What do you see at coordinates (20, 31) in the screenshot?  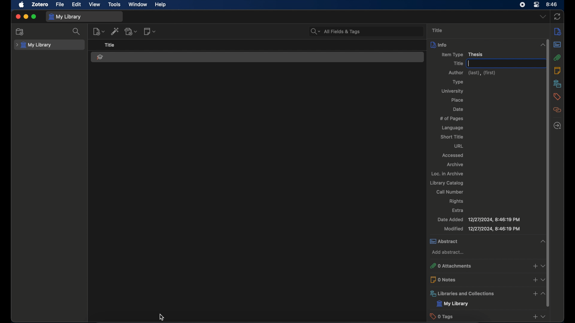 I see `new collection` at bounding box center [20, 31].